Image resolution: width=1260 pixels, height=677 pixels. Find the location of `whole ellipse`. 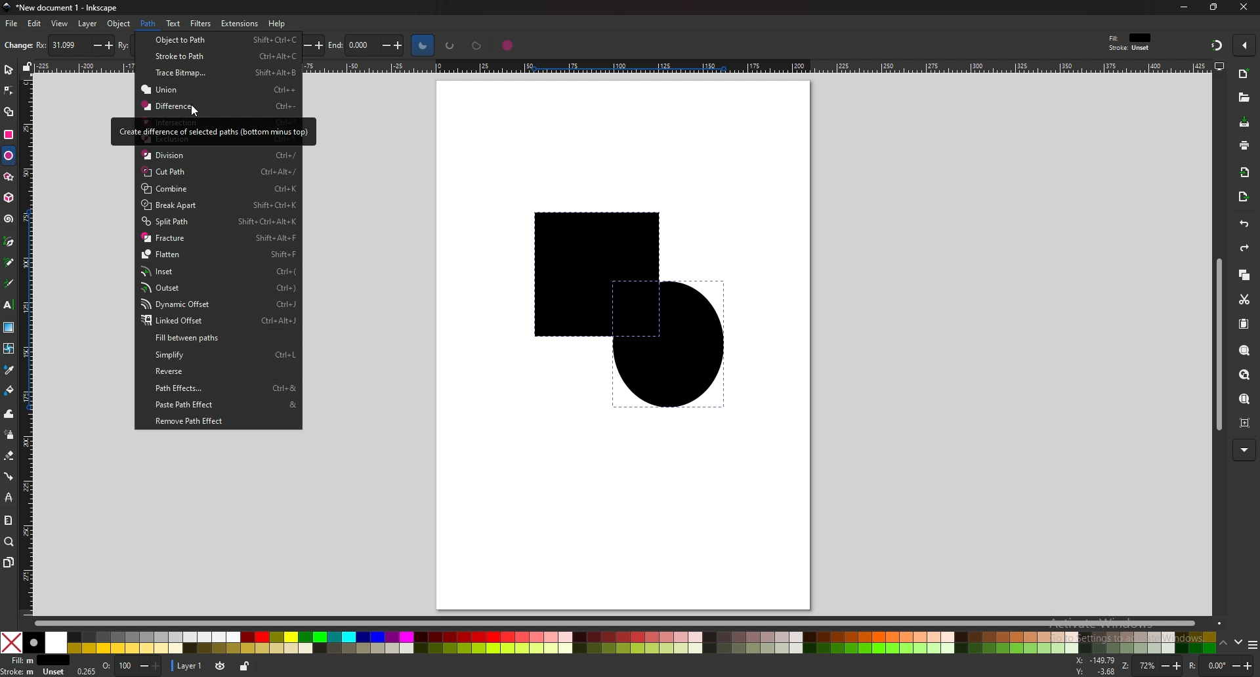

whole ellipse is located at coordinates (508, 45).